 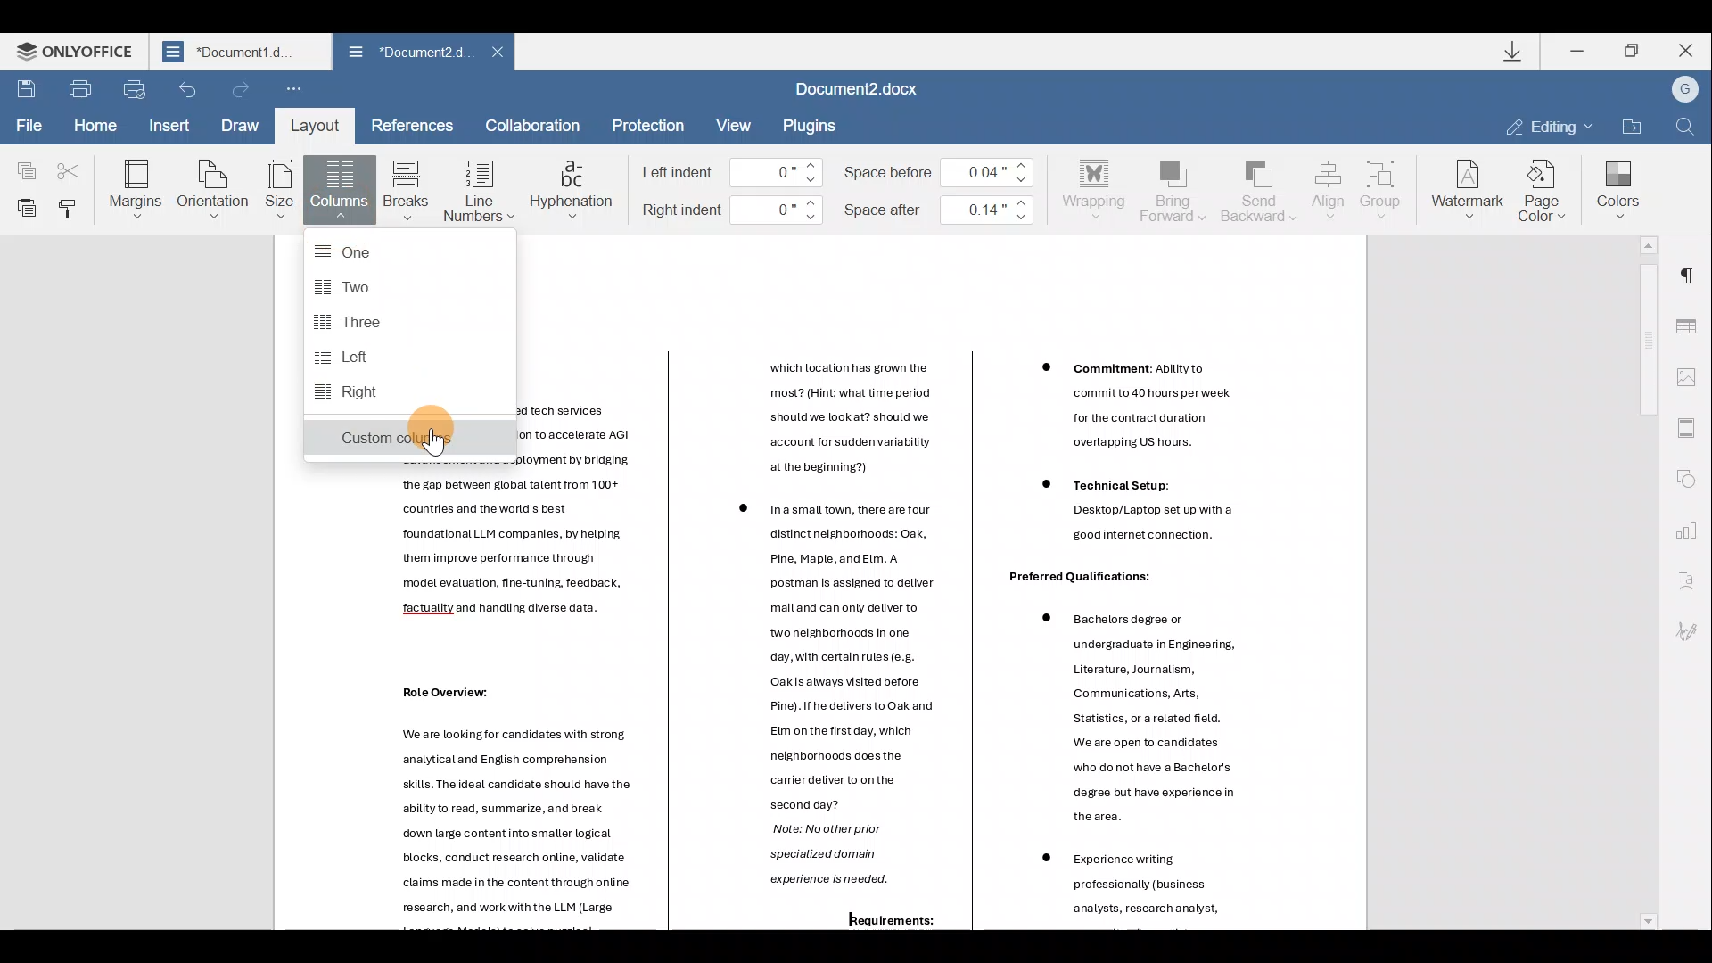 What do you see at coordinates (342, 193) in the screenshot?
I see `Column` at bounding box center [342, 193].